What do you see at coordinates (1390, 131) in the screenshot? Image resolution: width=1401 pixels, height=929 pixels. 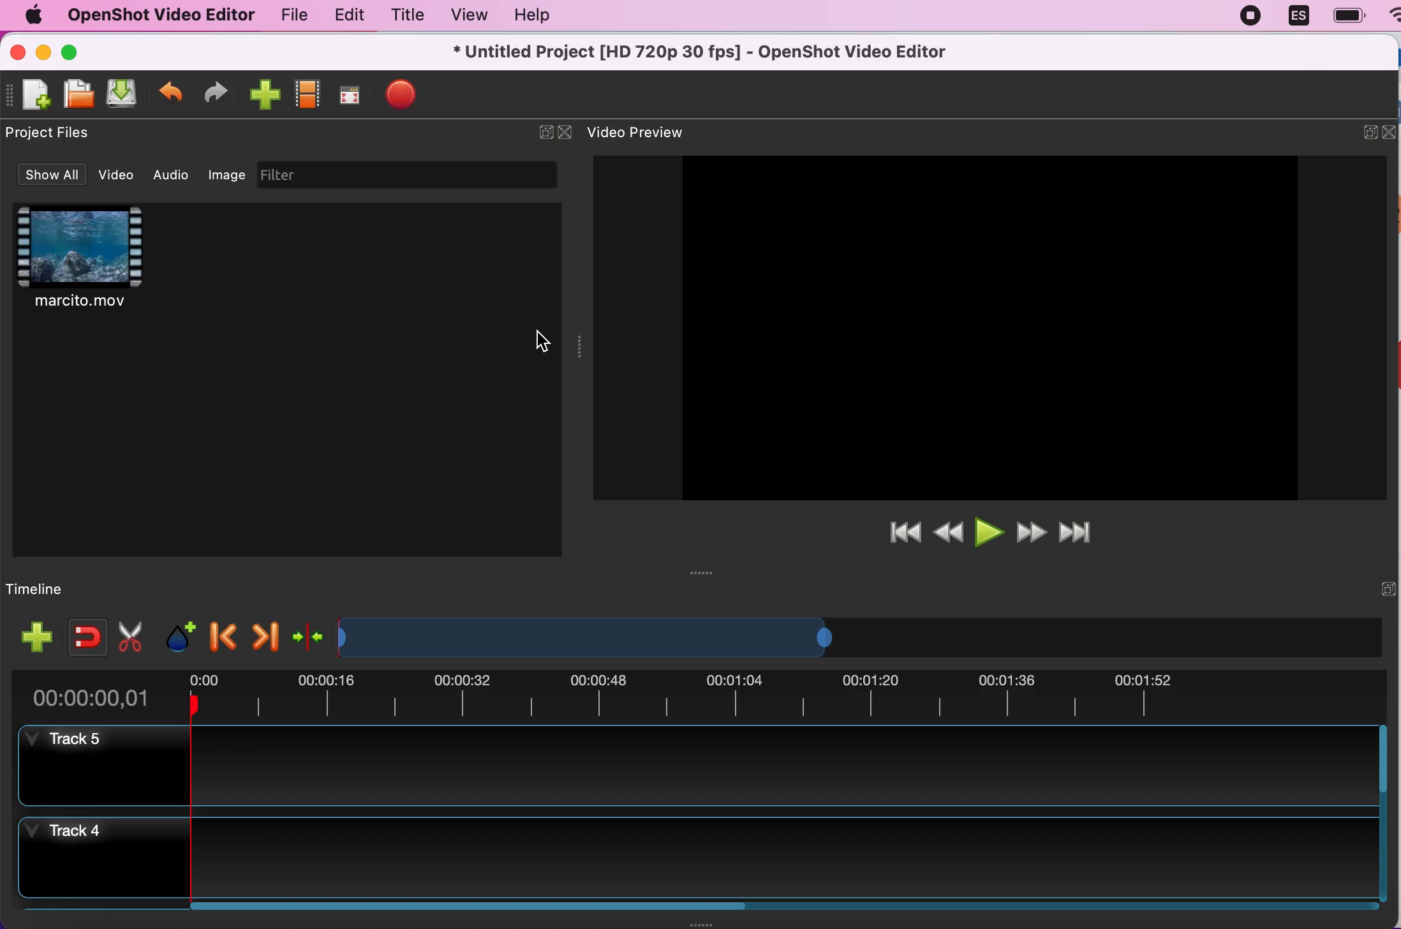 I see `close` at bounding box center [1390, 131].